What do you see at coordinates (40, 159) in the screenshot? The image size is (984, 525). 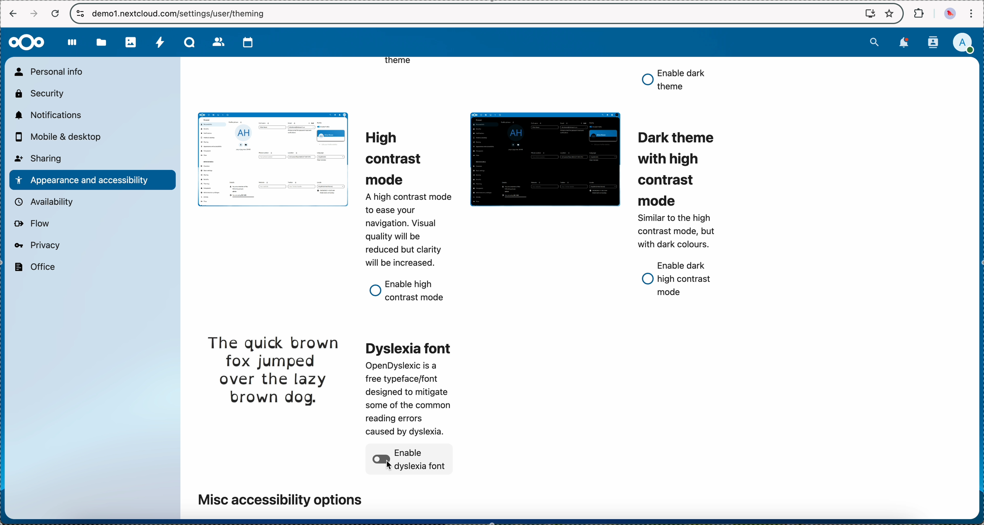 I see `sharing` at bounding box center [40, 159].